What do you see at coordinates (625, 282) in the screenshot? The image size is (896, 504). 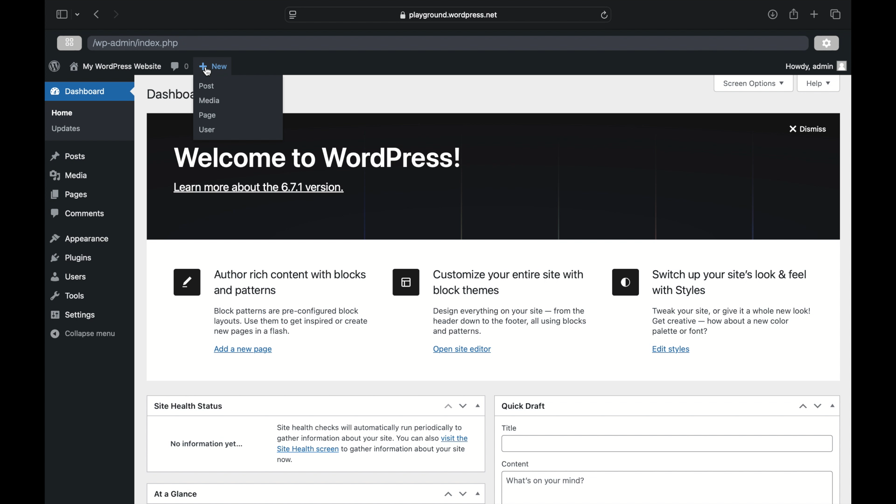 I see `edit styles` at bounding box center [625, 282].